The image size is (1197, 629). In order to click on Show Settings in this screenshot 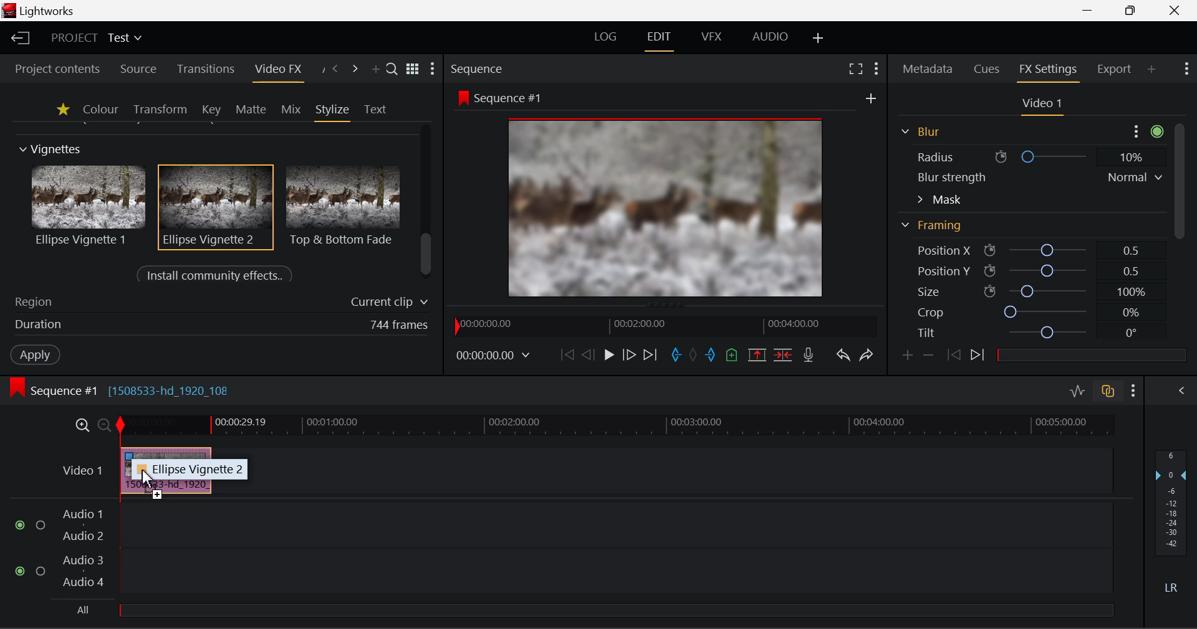, I will do `click(435, 69)`.